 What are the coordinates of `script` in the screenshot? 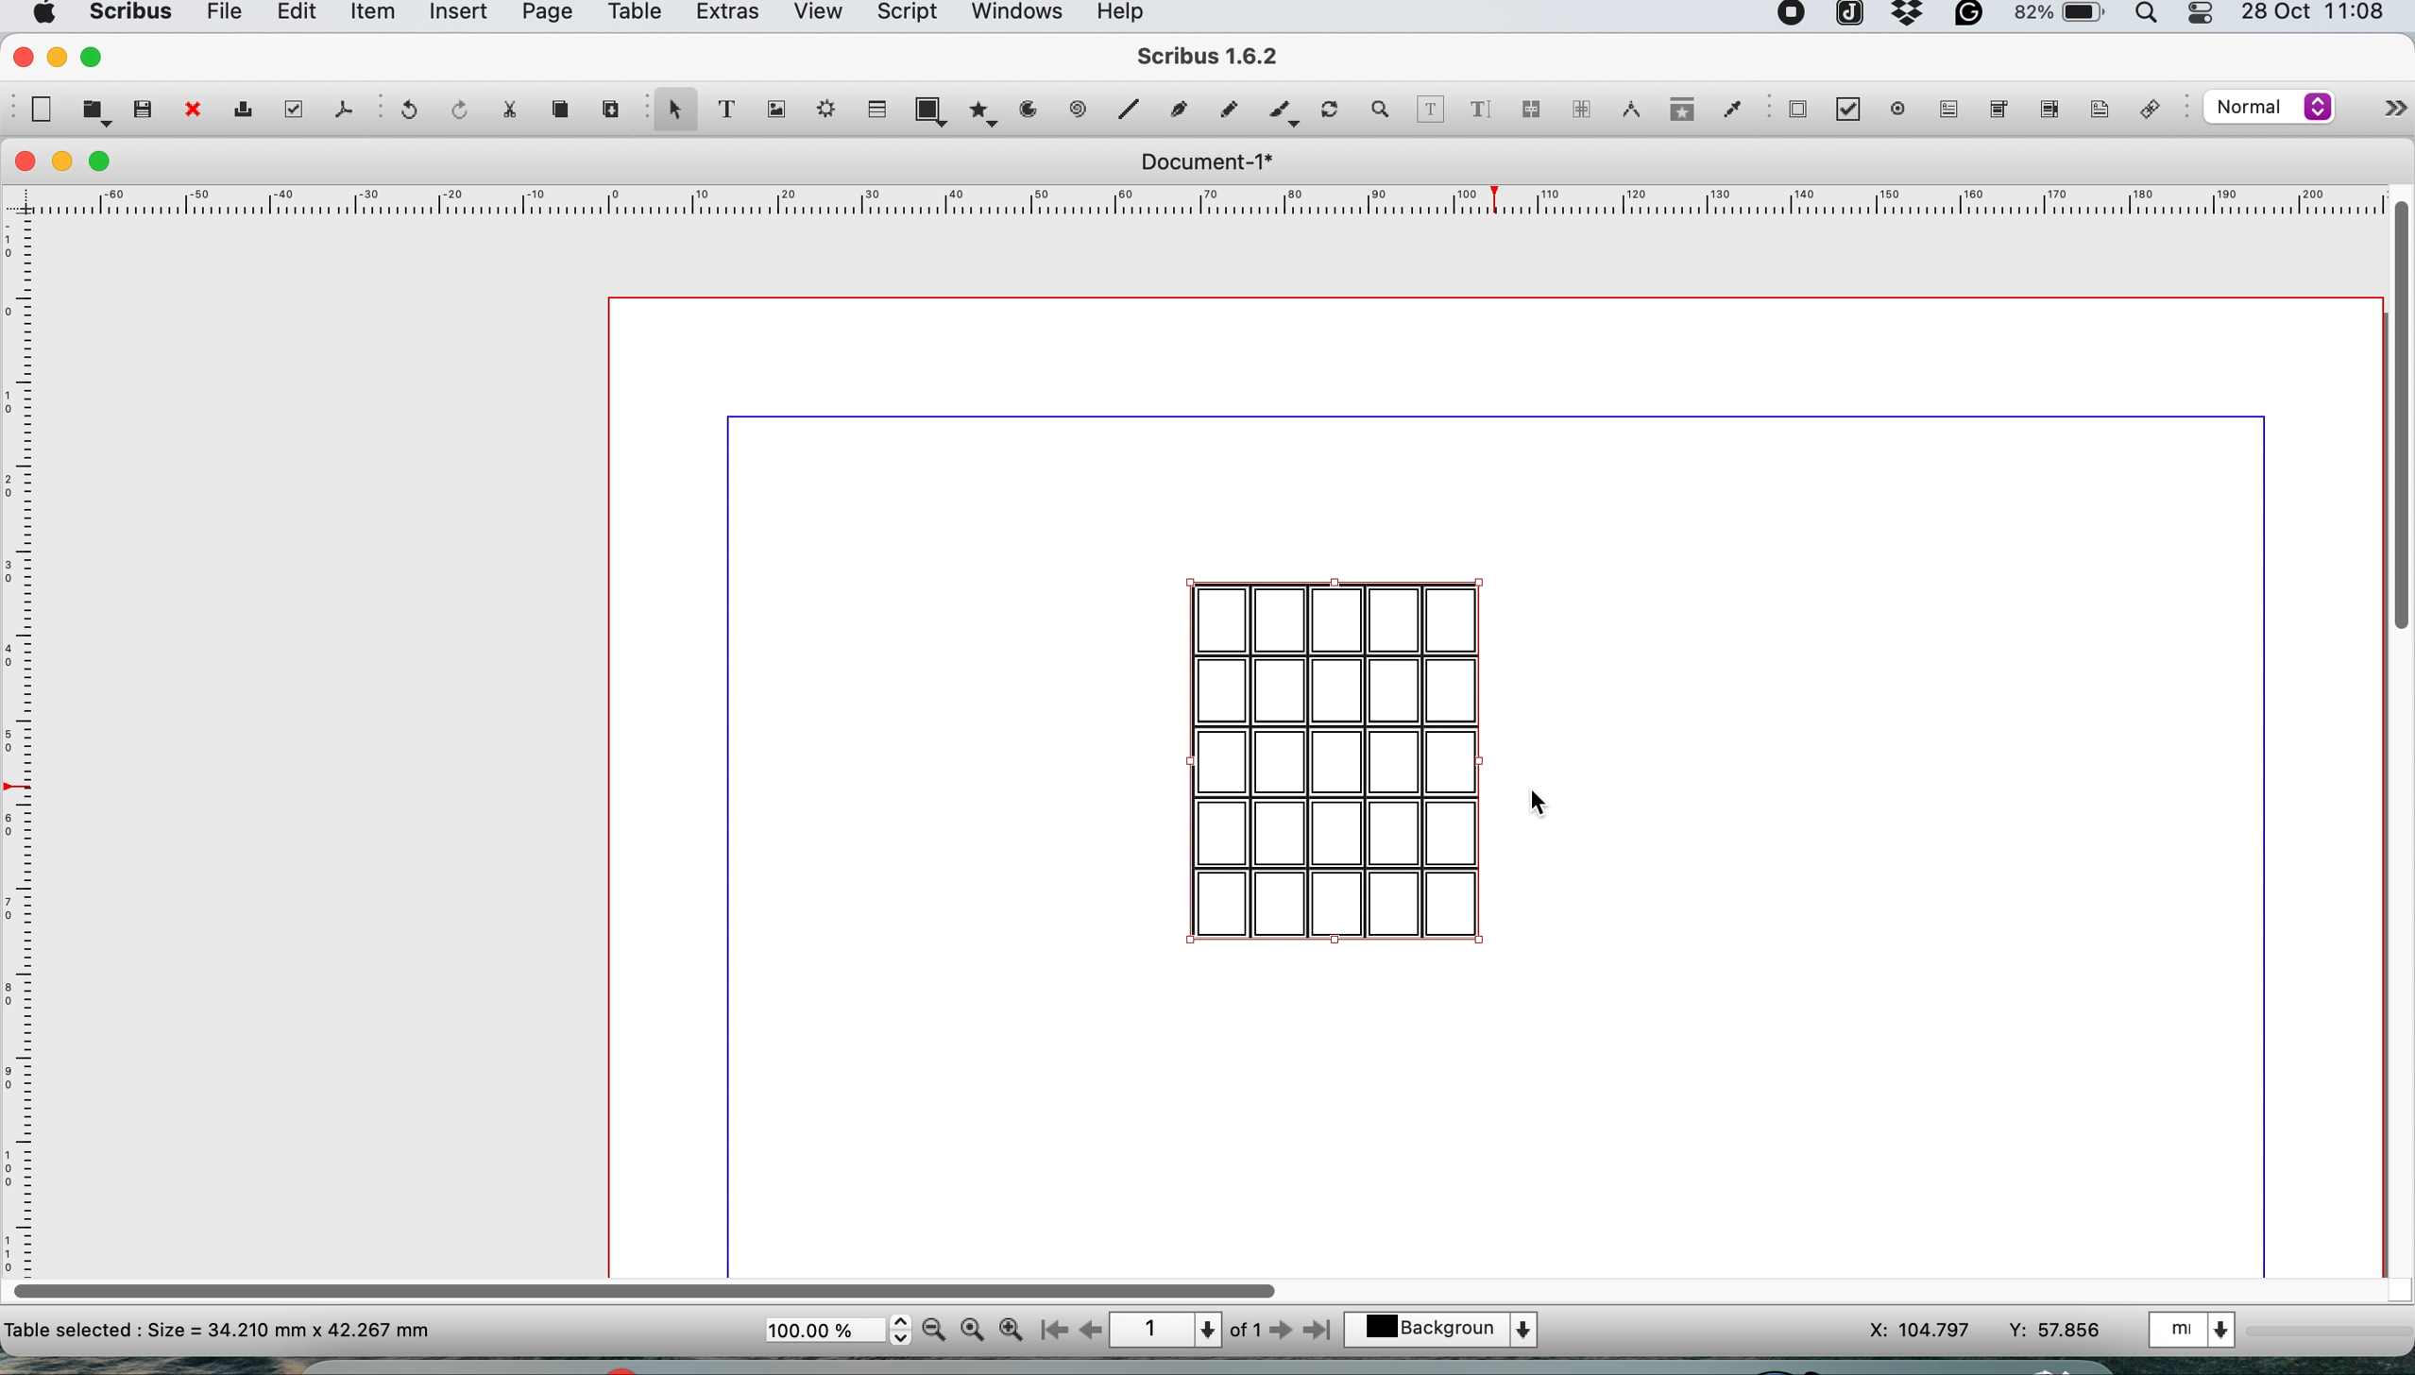 It's located at (904, 15).